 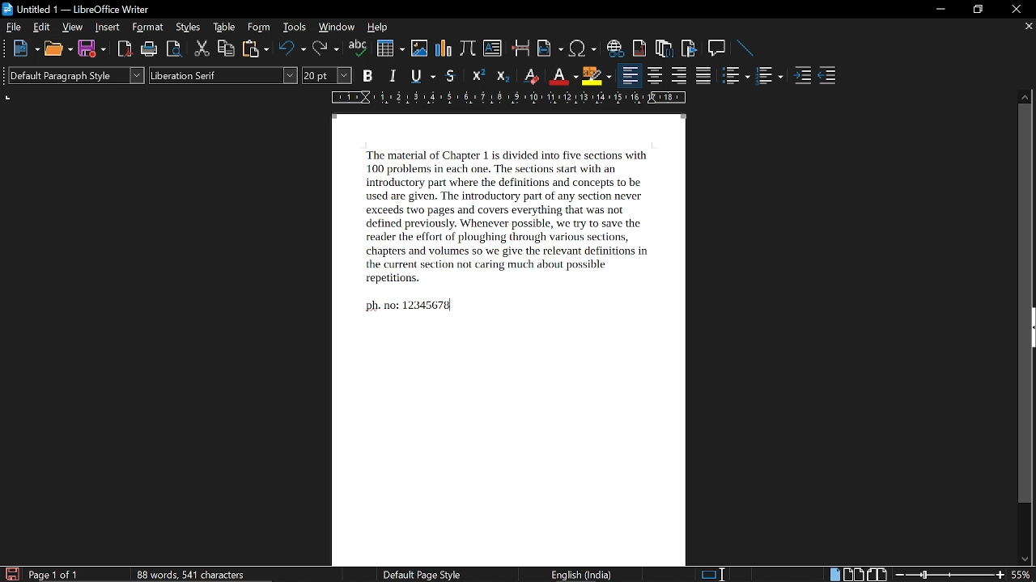 What do you see at coordinates (688, 49) in the screenshot?
I see `insert bibliography` at bounding box center [688, 49].